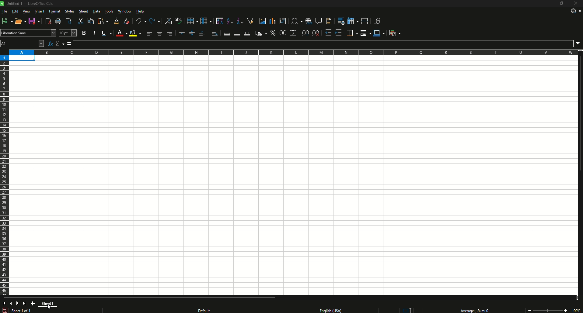 This screenshot has height=313, width=583. Describe the element at coordinates (141, 21) in the screenshot. I see `Undo` at that location.